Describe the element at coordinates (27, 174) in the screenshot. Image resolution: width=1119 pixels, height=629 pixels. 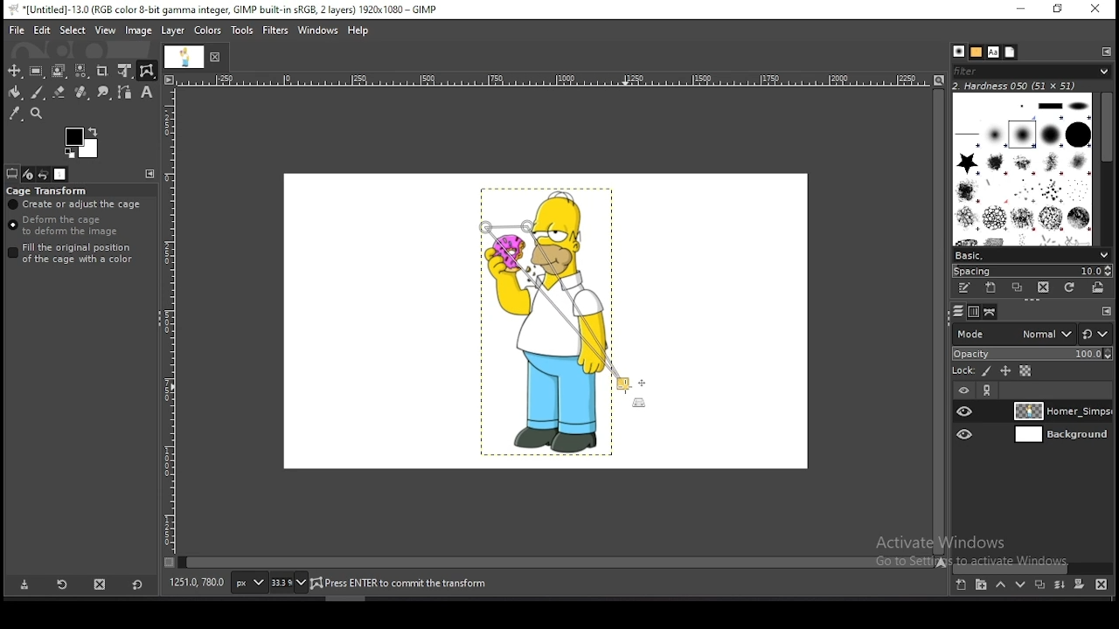
I see `device status` at that location.